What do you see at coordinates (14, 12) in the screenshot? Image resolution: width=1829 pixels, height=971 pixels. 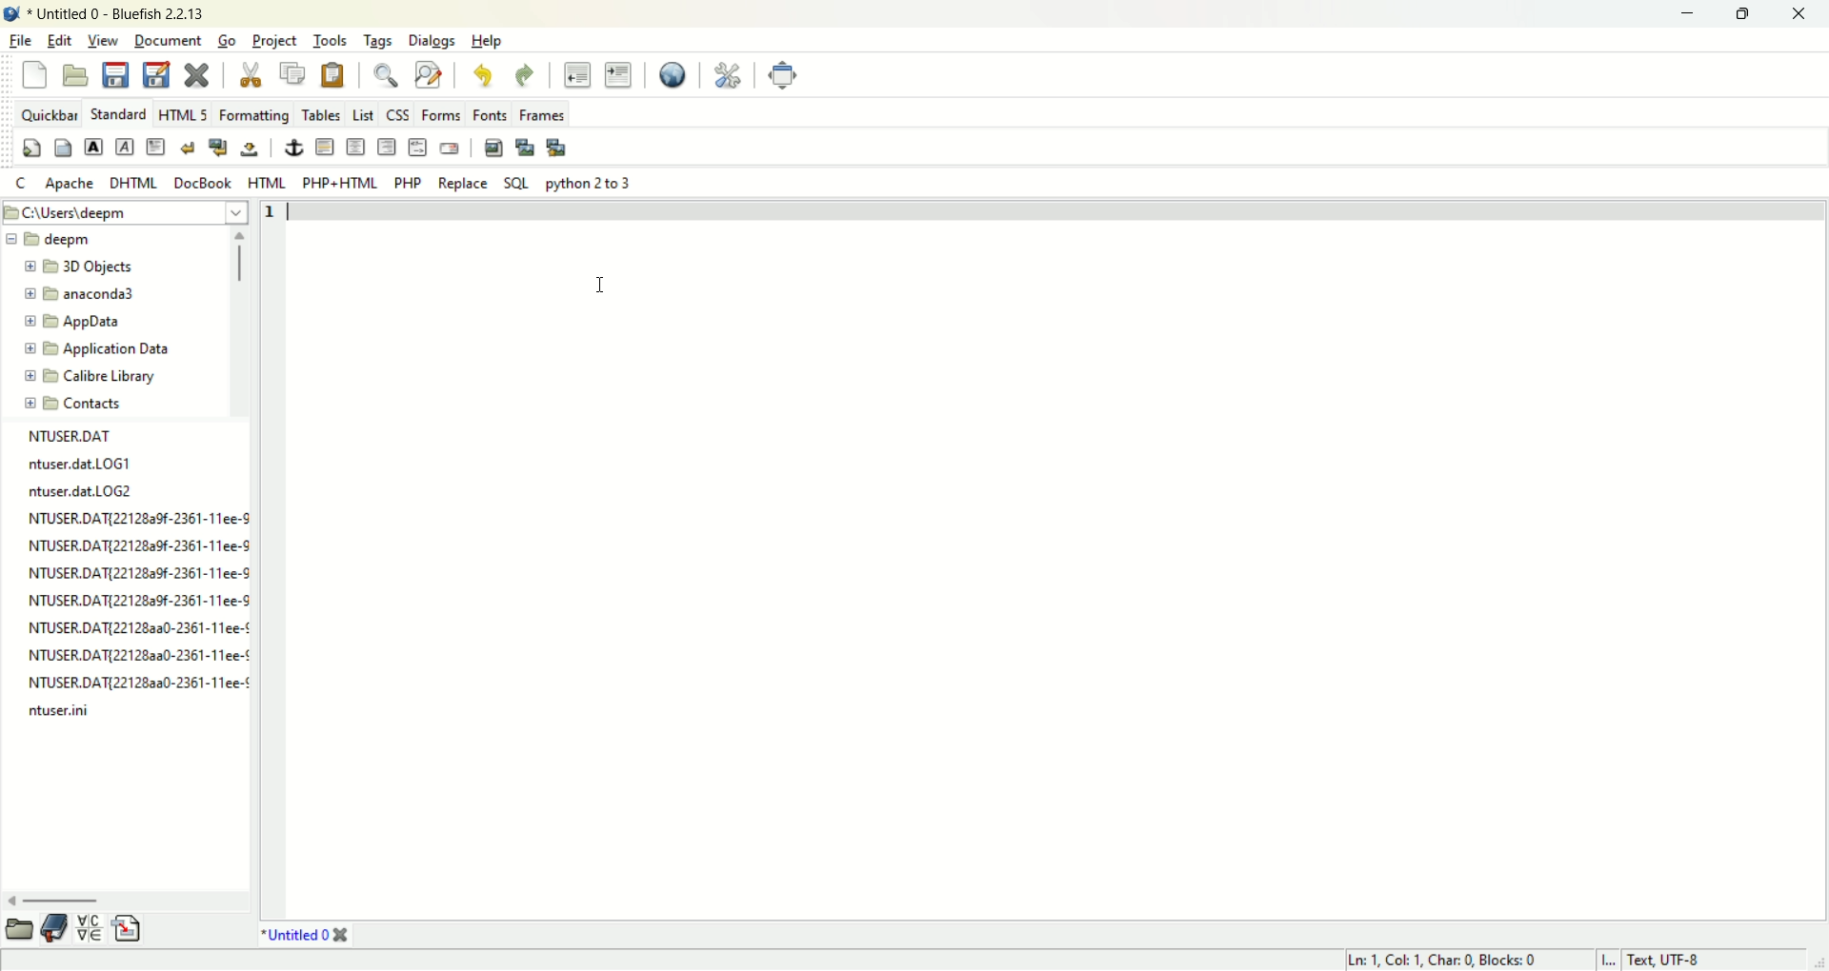 I see `logo` at bounding box center [14, 12].